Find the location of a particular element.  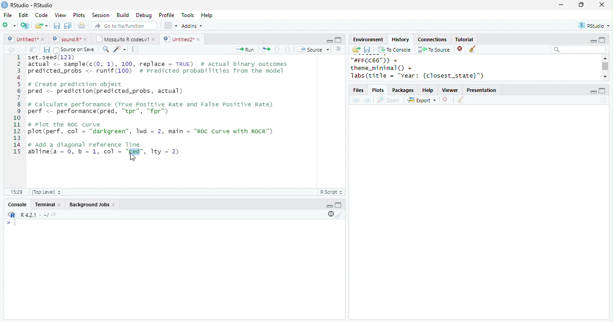

backward is located at coordinates (11, 49).